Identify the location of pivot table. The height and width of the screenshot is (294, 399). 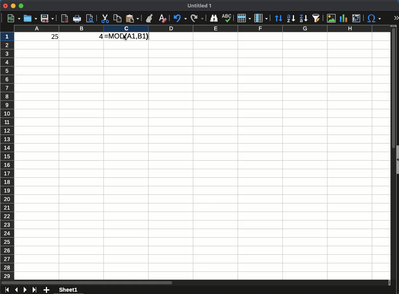
(357, 18).